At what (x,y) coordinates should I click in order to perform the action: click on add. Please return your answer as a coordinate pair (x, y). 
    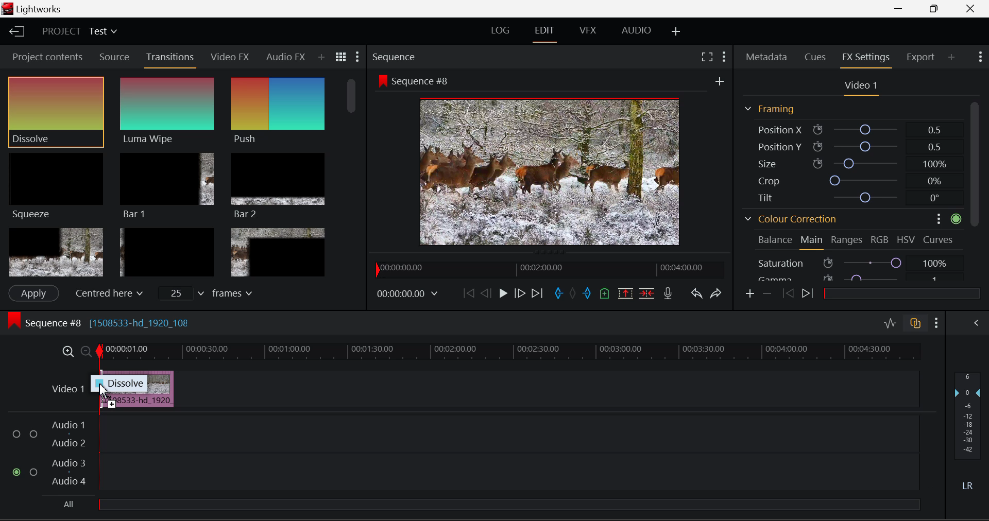
    Looking at the image, I should click on (720, 79).